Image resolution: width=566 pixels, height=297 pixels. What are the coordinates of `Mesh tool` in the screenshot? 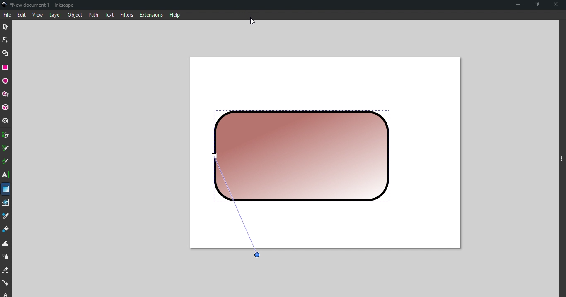 It's located at (6, 204).